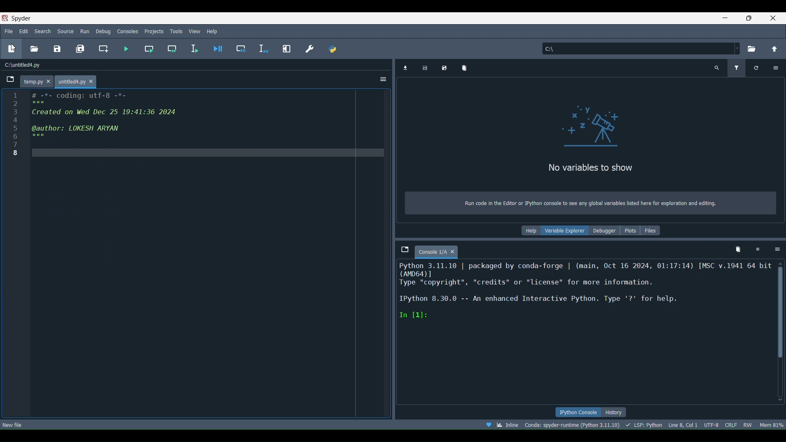 This screenshot has height=442, width=786. What do you see at coordinates (384, 79) in the screenshot?
I see `Options` at bounding box center [384, 79].